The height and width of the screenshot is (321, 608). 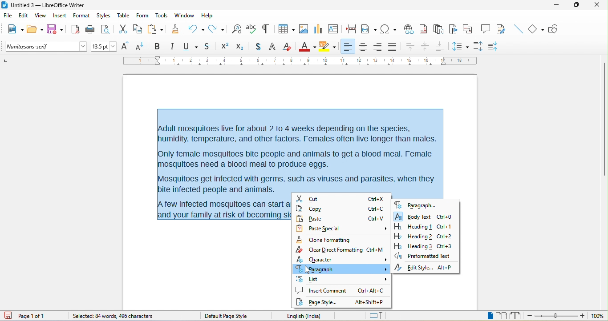 What do you see at coordinates (408, 28) in the screenshot?
I see `hyperlink` at bounding box center [408, 28].